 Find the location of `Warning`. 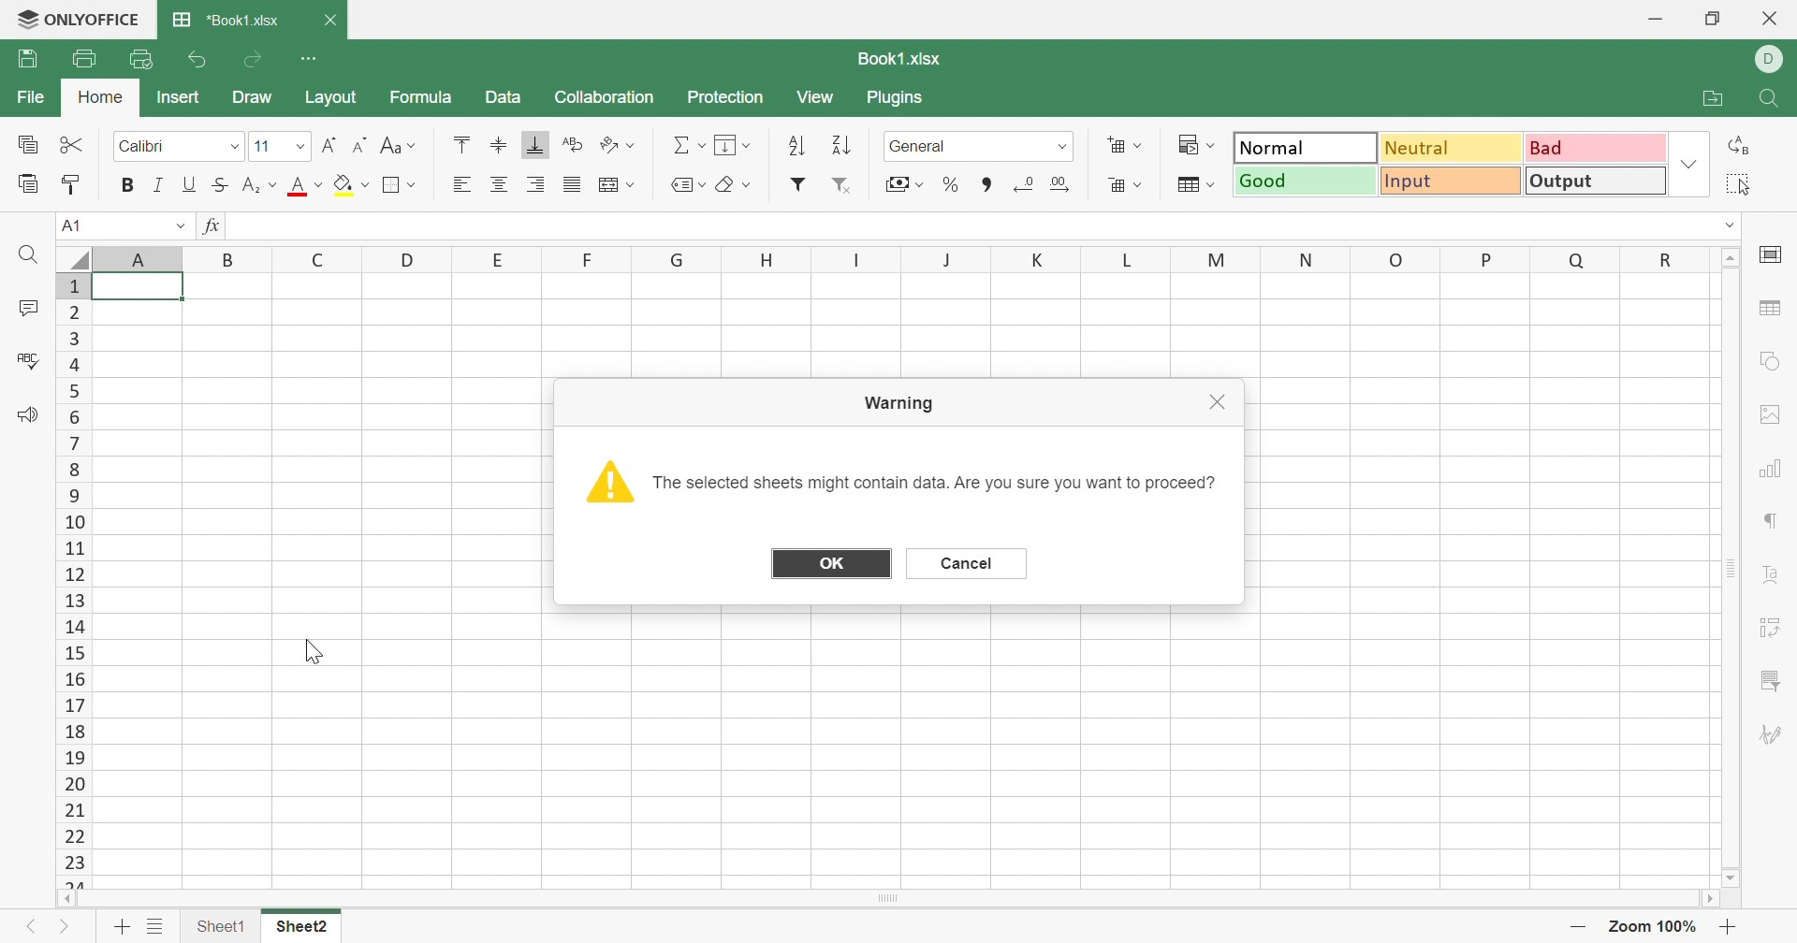

Warning is located at coordinates (898, 405).